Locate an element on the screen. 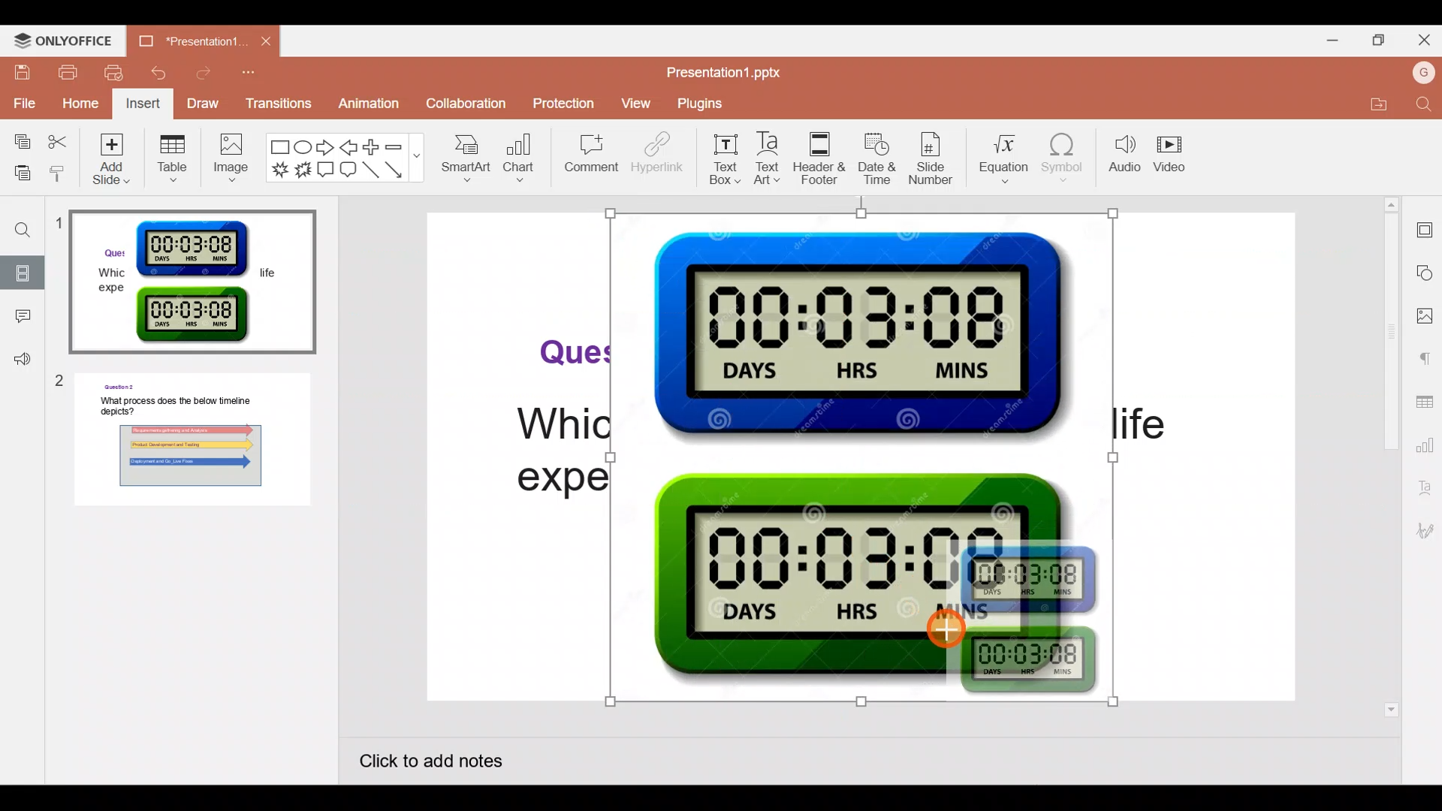  Copy is located at coordinates (19, 142).